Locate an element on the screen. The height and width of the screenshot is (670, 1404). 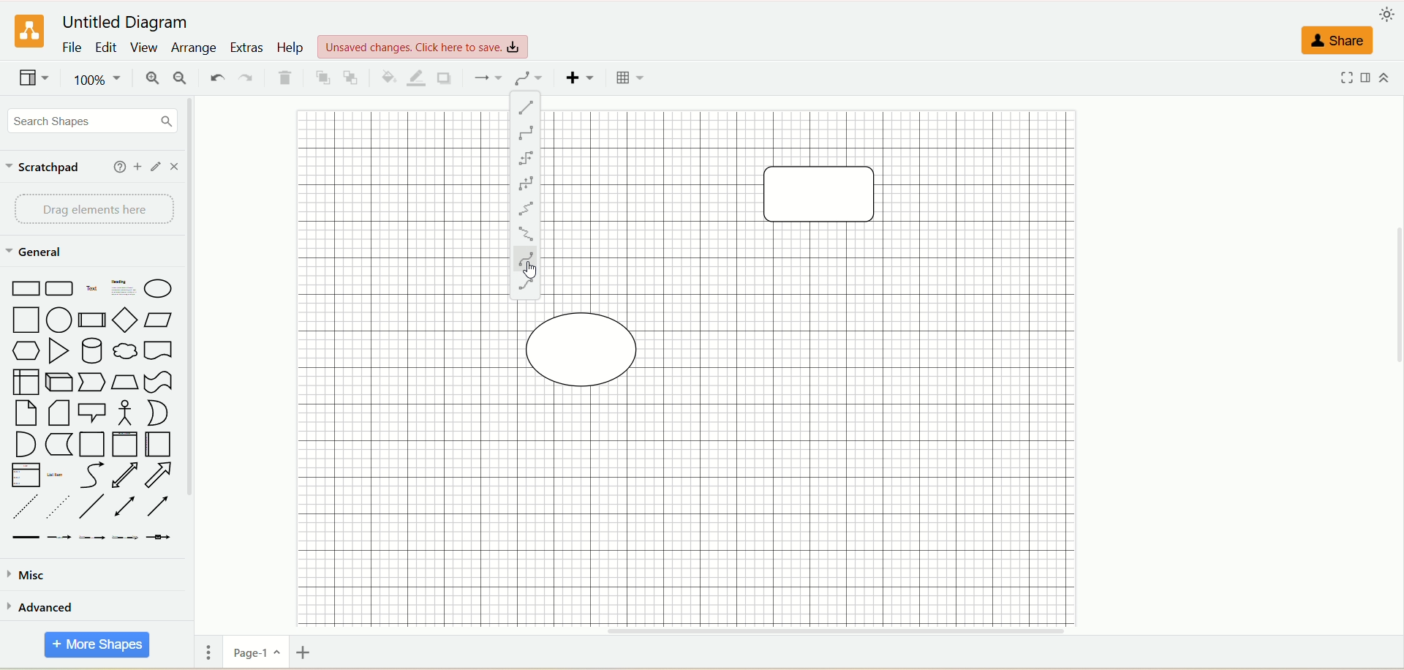
drag element here is located at coordinates (93, 208).